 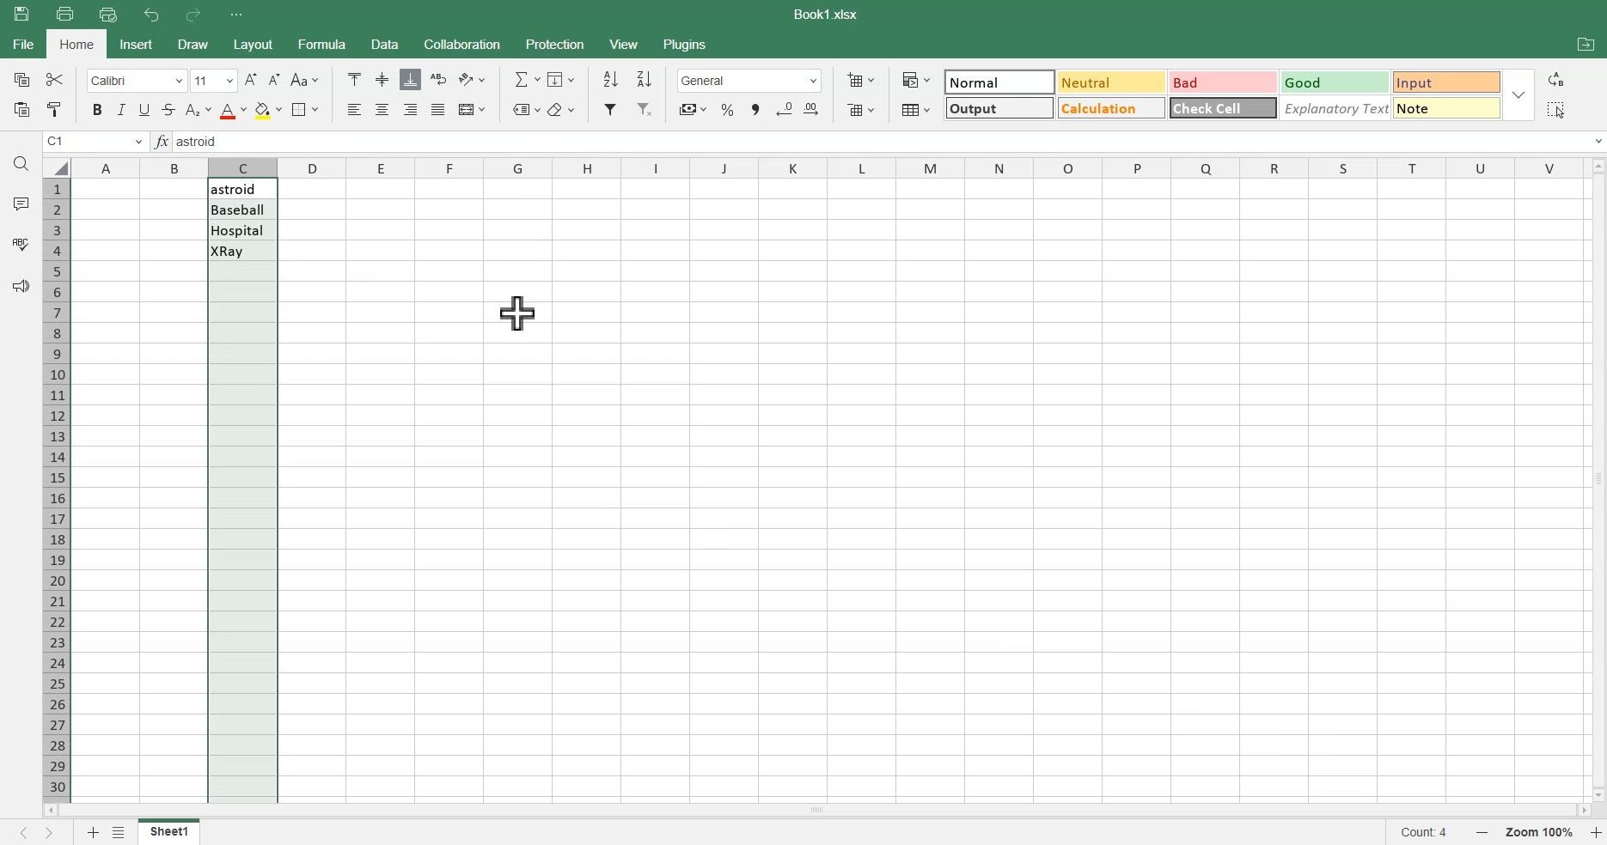 I want to click on Formula, so click(x=320, y=43).